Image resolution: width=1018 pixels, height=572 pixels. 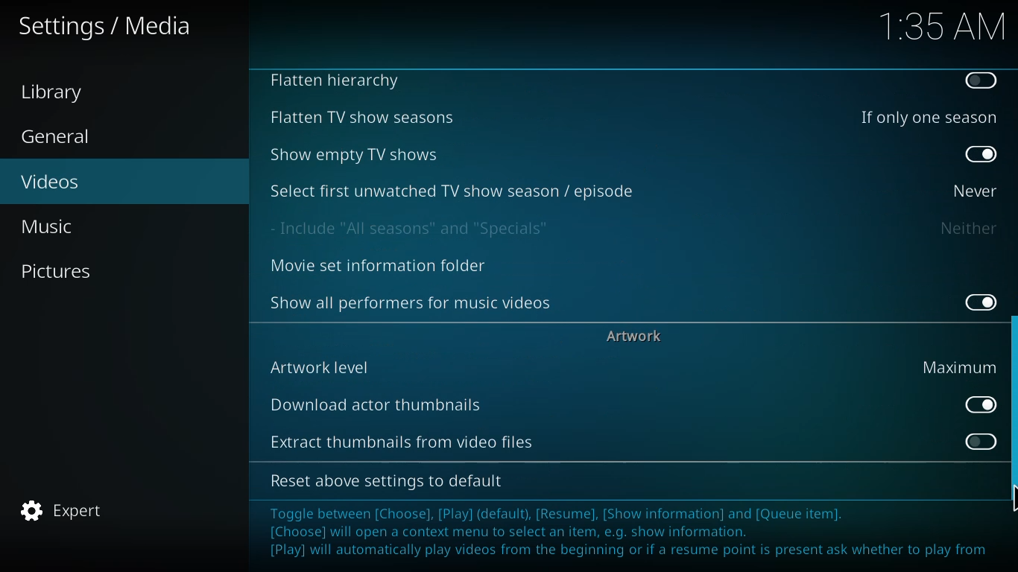 What do you see at coordinates (976, 404) in the screenshot?
I see `enabled` at bounding box center [976, 404].